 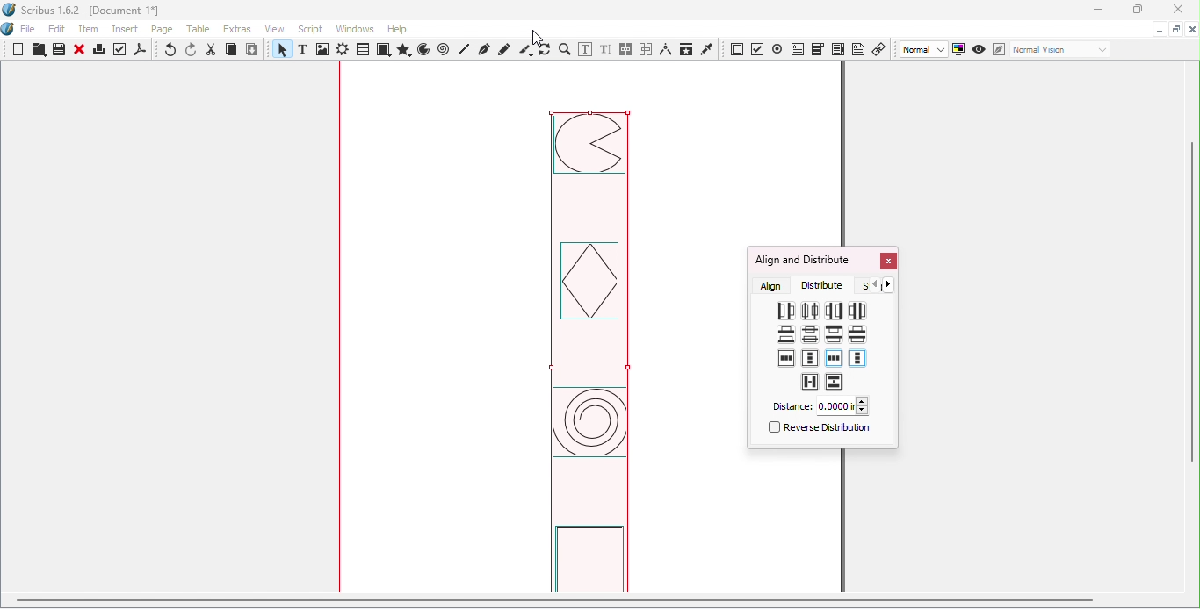 I want to click on Align, so click(x=772, y=285).